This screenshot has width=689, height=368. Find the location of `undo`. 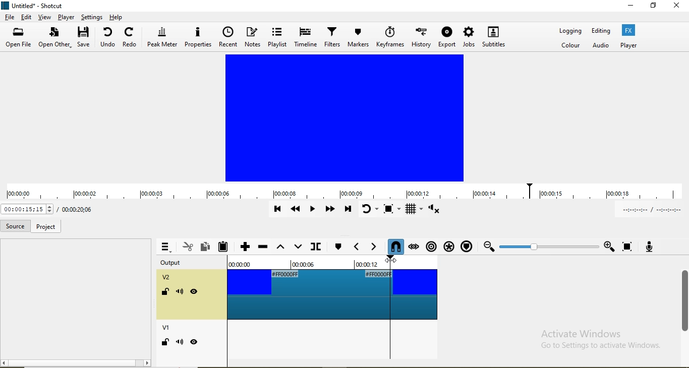

undo is located at coordinates (109, 37).